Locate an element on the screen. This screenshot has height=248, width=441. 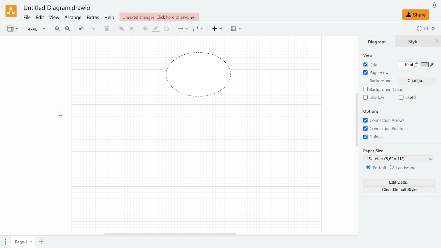
Current grid count is located at coordinates (406, 65).